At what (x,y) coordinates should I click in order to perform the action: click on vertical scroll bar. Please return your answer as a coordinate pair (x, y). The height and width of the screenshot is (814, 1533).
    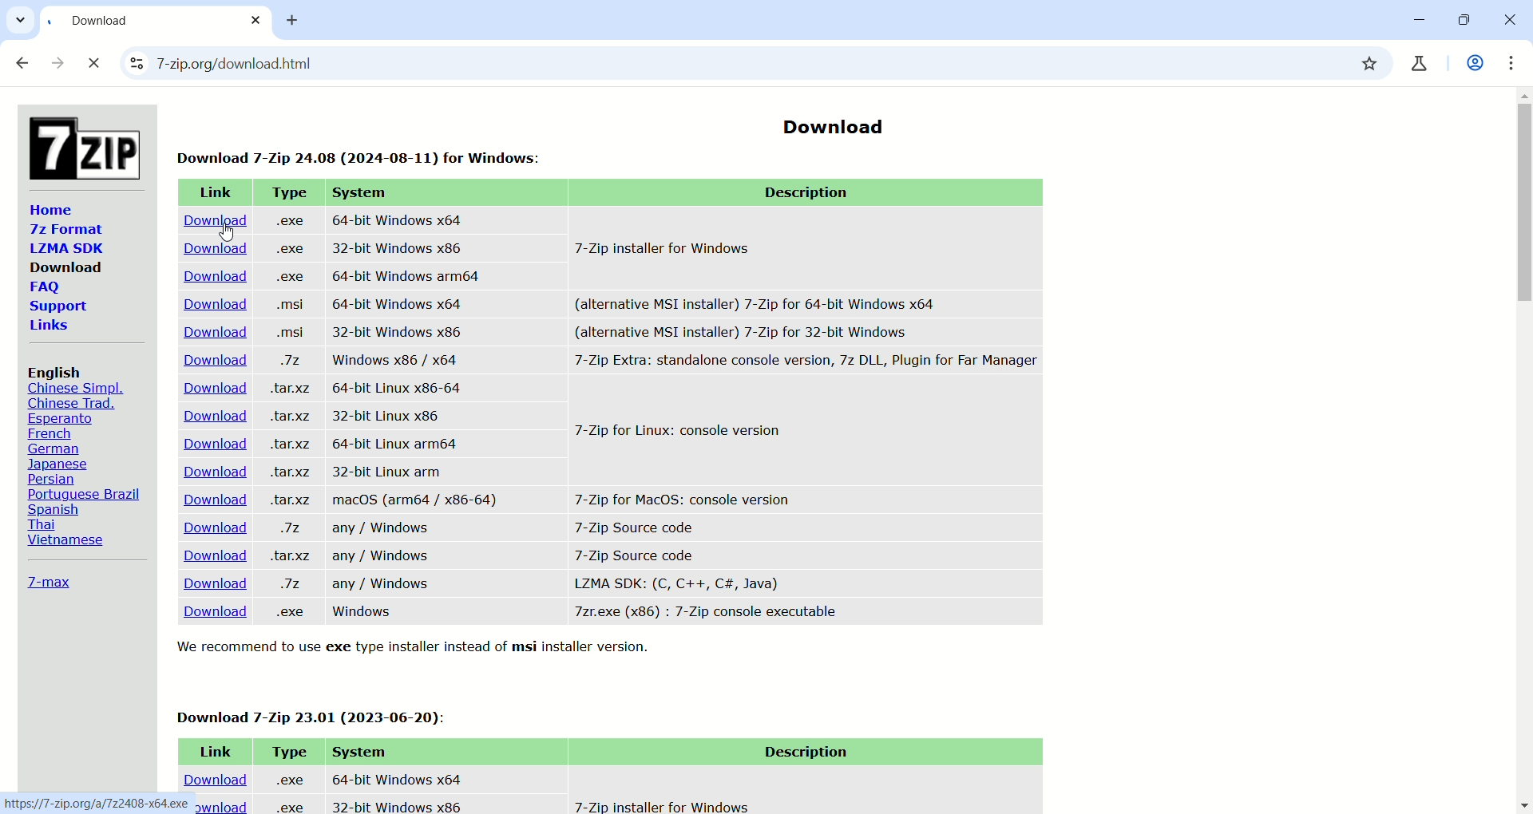
    Looking at the image, I should click on (1523, 449).